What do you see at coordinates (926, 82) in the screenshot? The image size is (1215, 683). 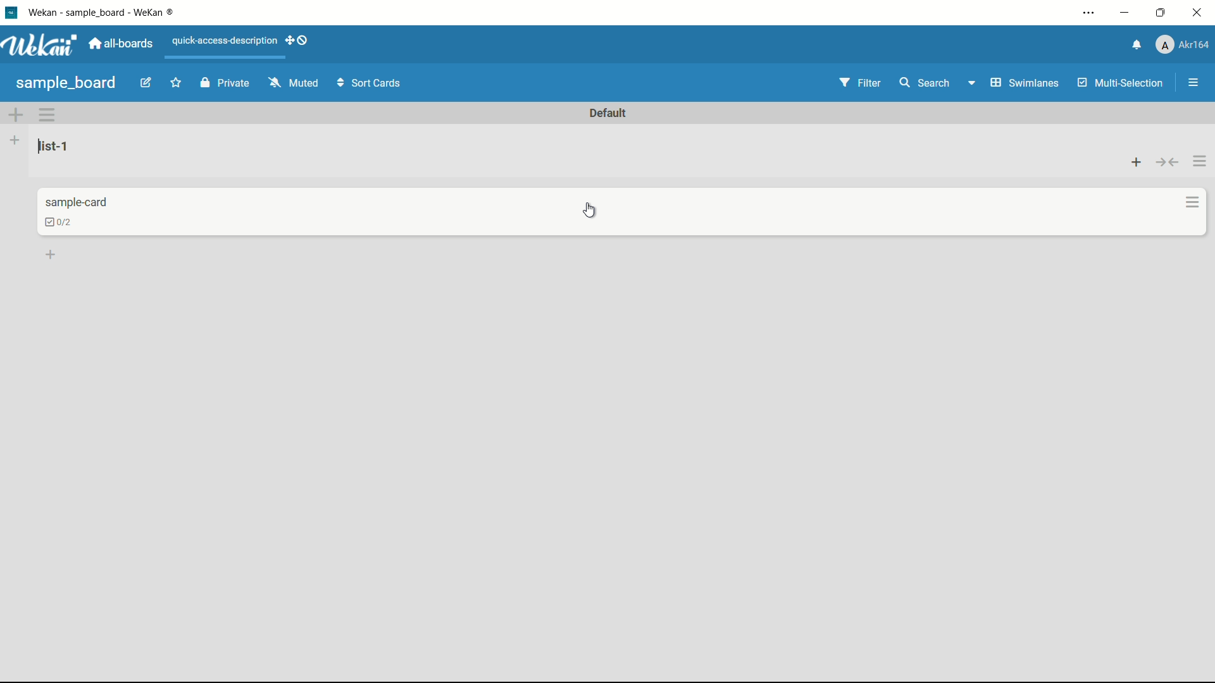 I see `search` at bounding box center [926, 82].